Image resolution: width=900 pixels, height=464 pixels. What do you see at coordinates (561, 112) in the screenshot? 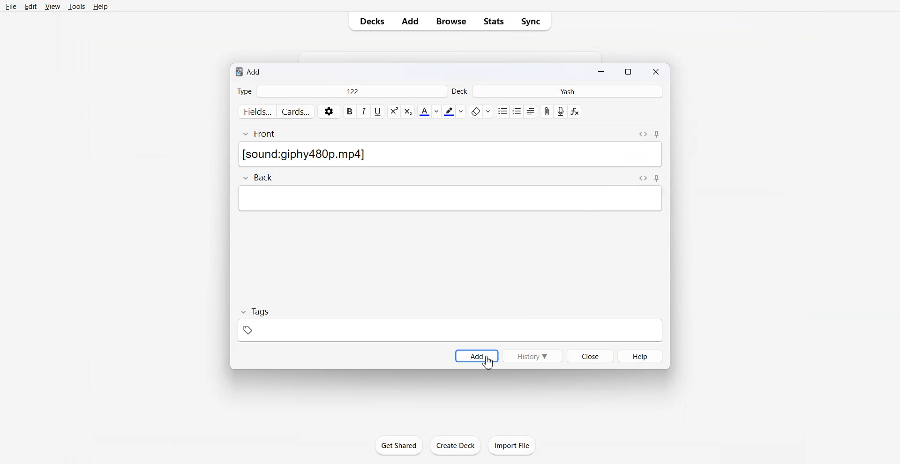
I see `Record Audio` at bounding box center [561, 112].